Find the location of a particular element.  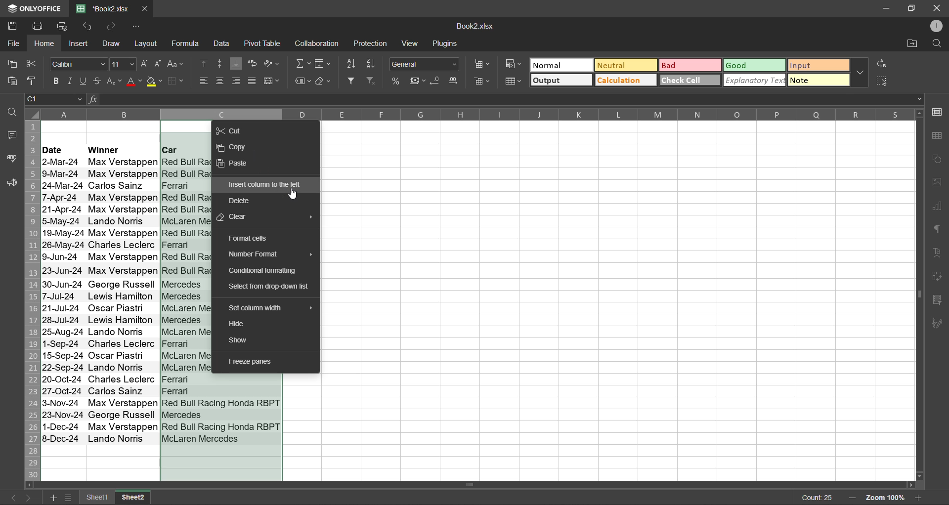

Book2.xlsx is located at coordinates (476, 27).